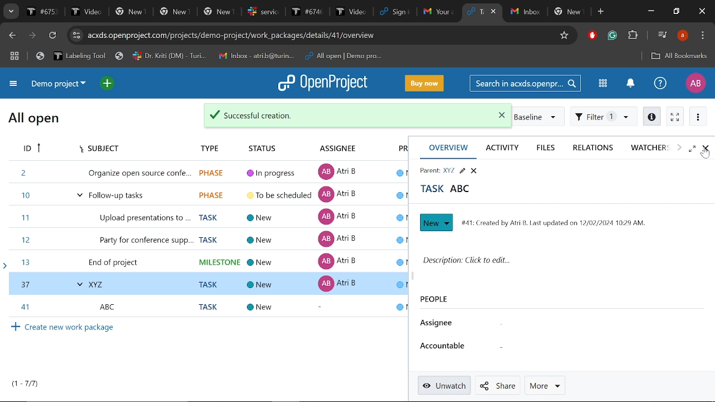  What do you see at coordinates (15, 57) in the screenshot?
I see `Tab group` at bounding box center [15, 57].